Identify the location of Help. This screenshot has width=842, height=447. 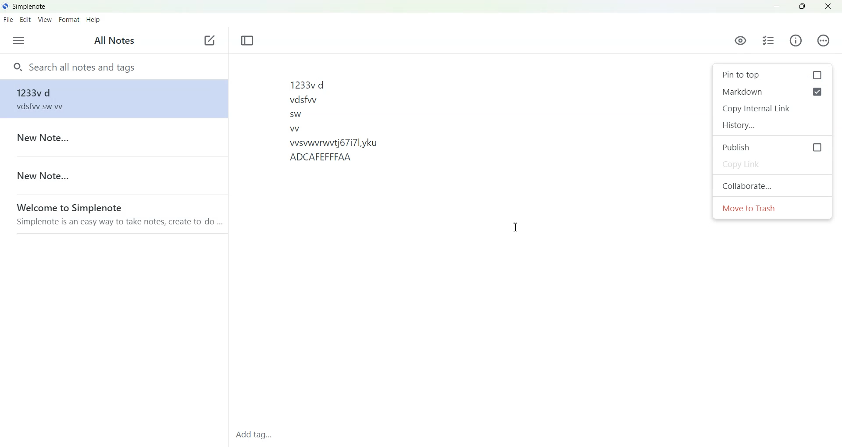
(93, 20).